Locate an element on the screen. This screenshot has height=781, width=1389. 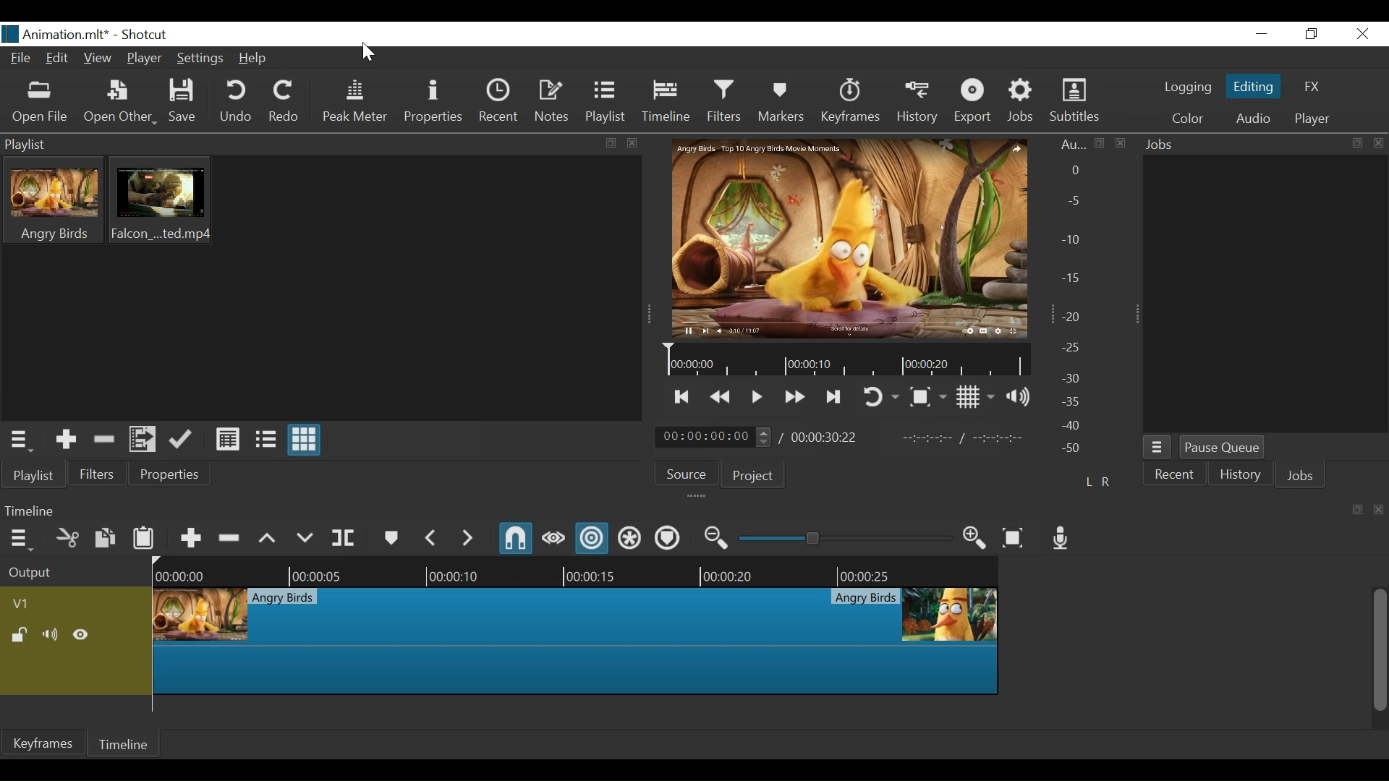
Properties is located at coordinates (171, 474).